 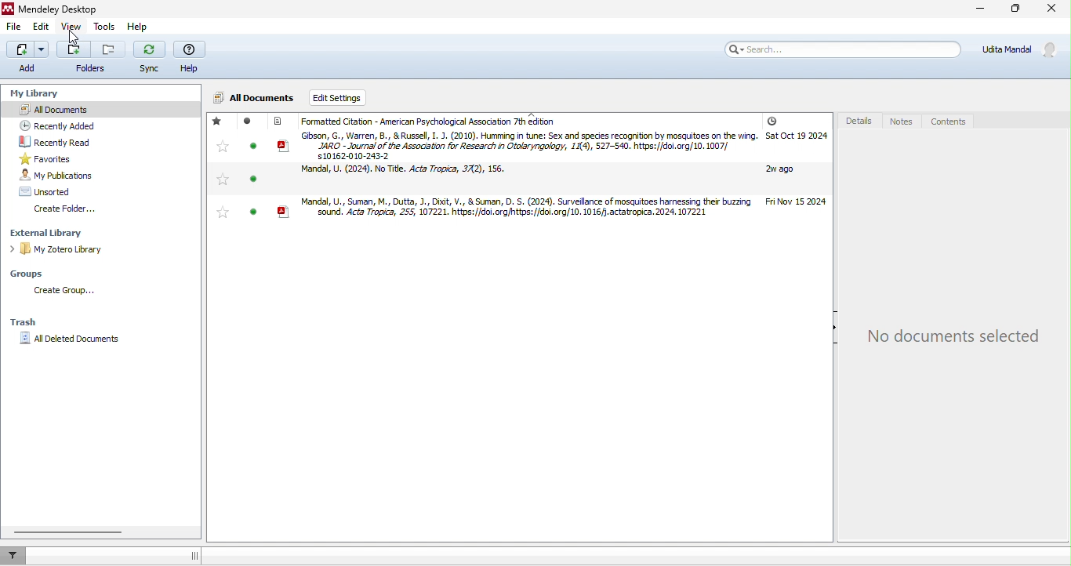 I want to click on horizontal scroll bar, so click(x=69, y=531).